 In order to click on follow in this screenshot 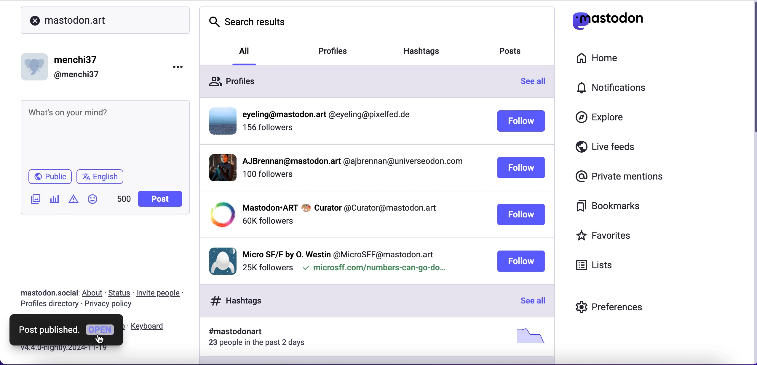, I will do `click(520, 261)`.